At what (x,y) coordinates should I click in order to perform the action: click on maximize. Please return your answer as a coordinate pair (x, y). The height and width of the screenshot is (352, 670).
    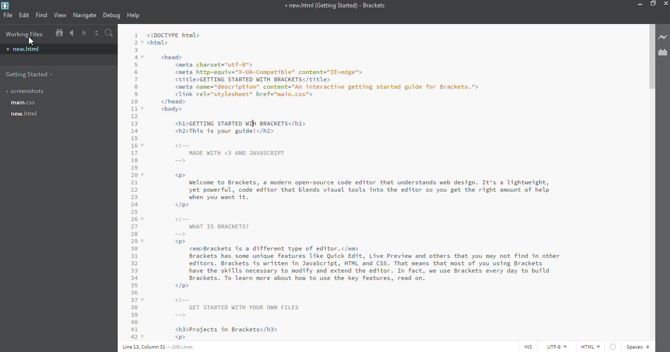
    Looking at the image, I should click on (653, 3).